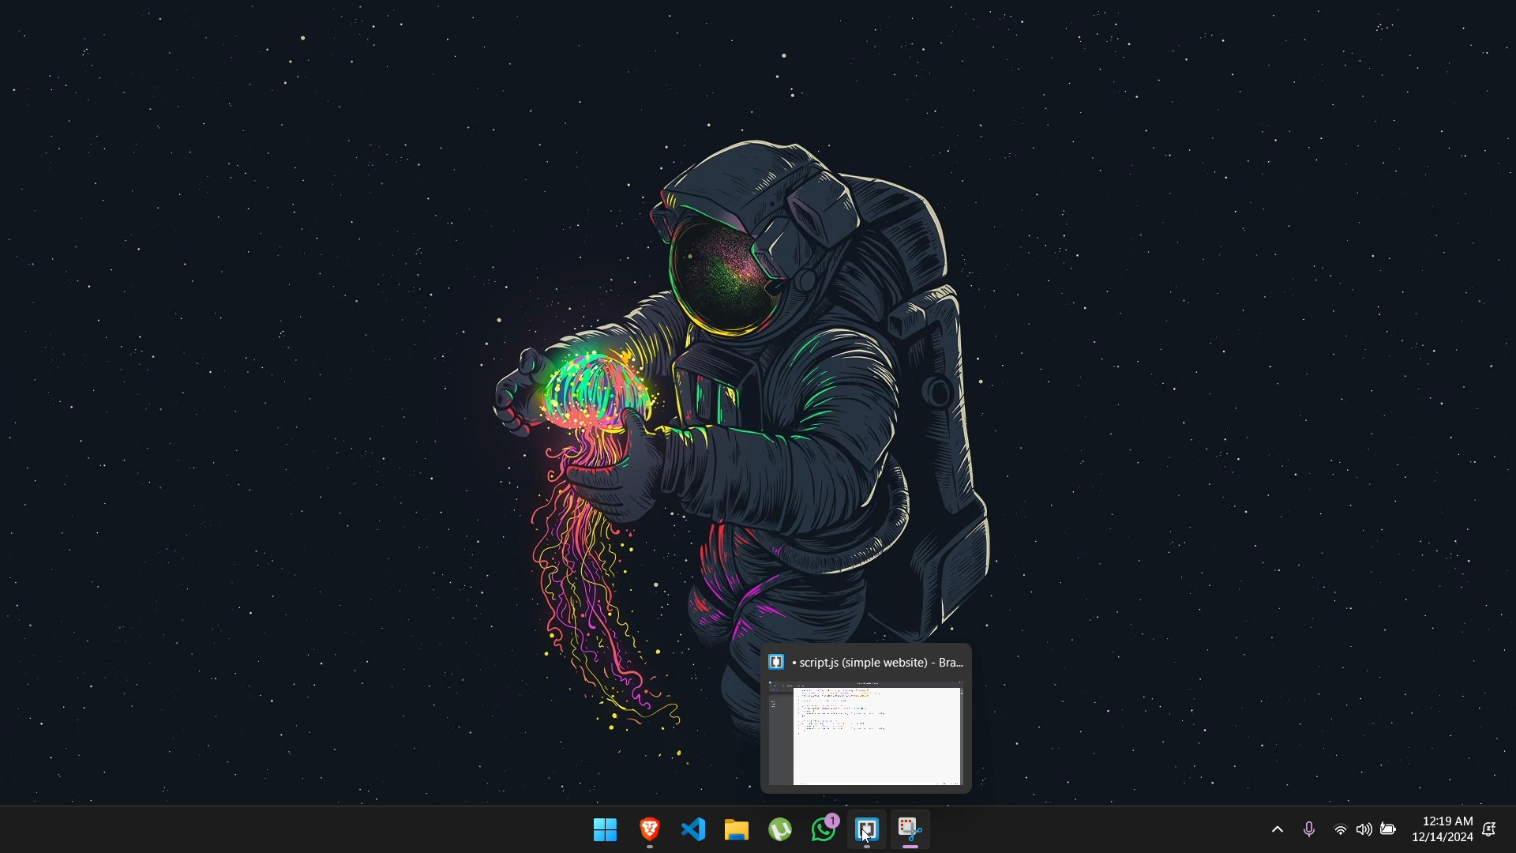  Describe the element at coordinates (1447, 819) in the screenshot. I see `12:19AM` at that location.